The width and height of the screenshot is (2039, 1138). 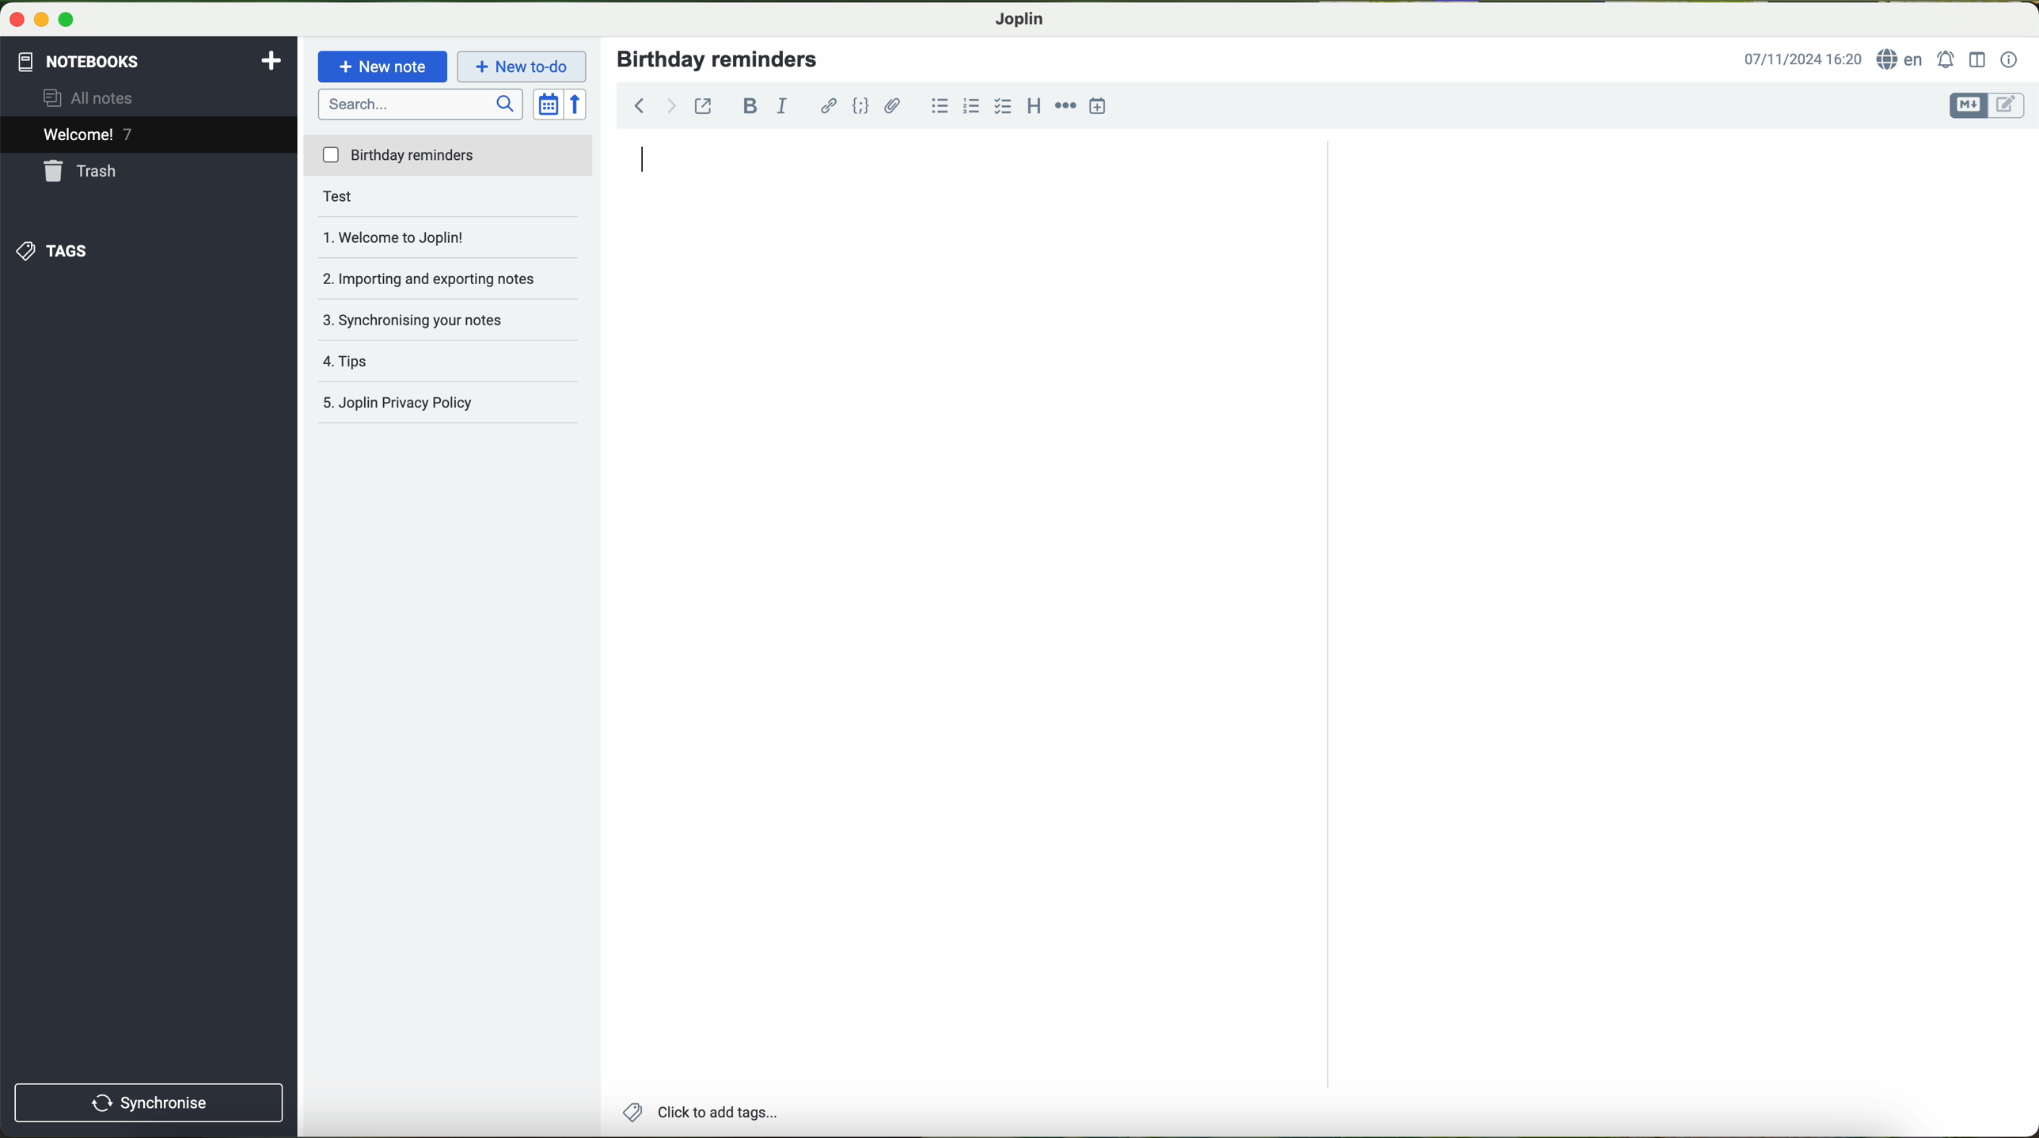 What do you see at coordinates (704, 1112) in the screenshot?
I see `add tags` at bounding box center [704, 1112].